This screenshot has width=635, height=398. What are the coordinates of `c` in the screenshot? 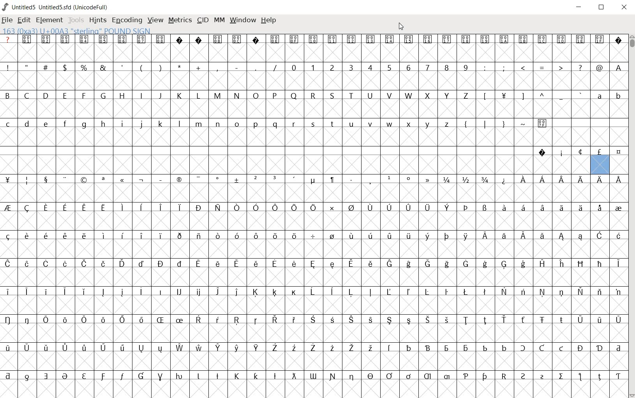 It's located at (9, 124).